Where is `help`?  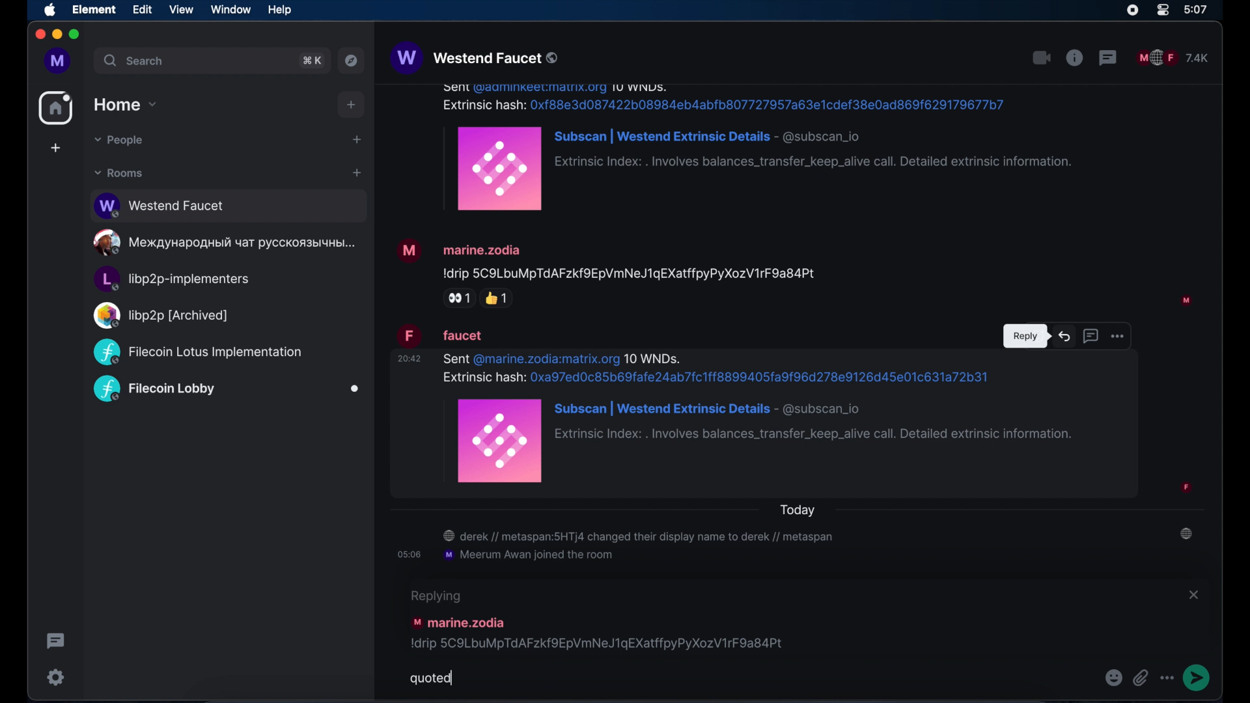
help is located at coordinates (279, 10).